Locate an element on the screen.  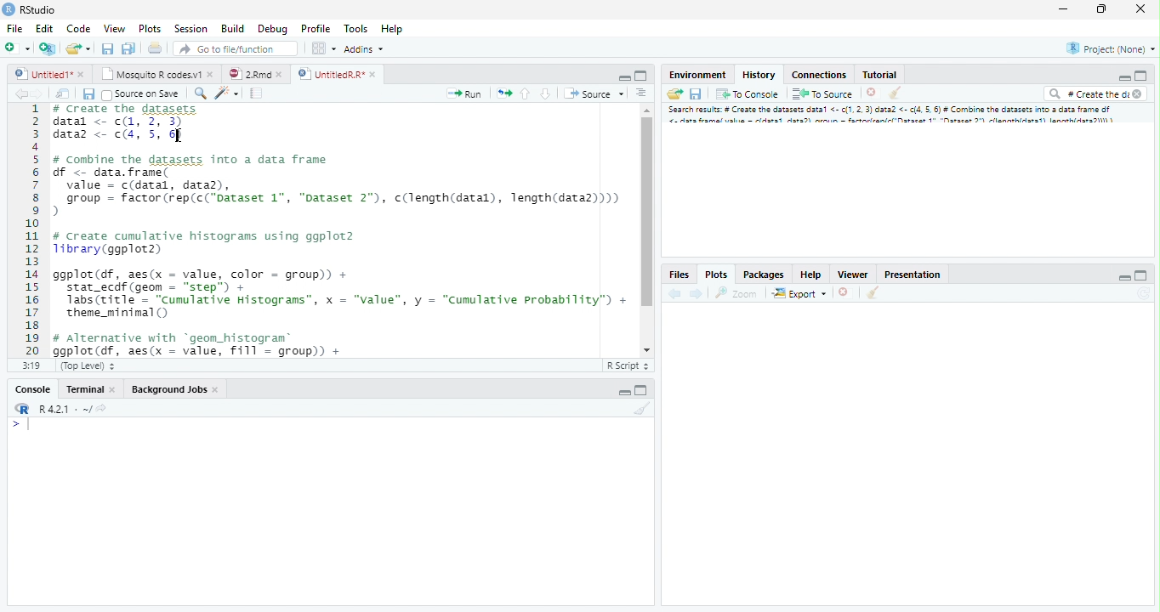
Maximize is located at coordinates (1140, 76).